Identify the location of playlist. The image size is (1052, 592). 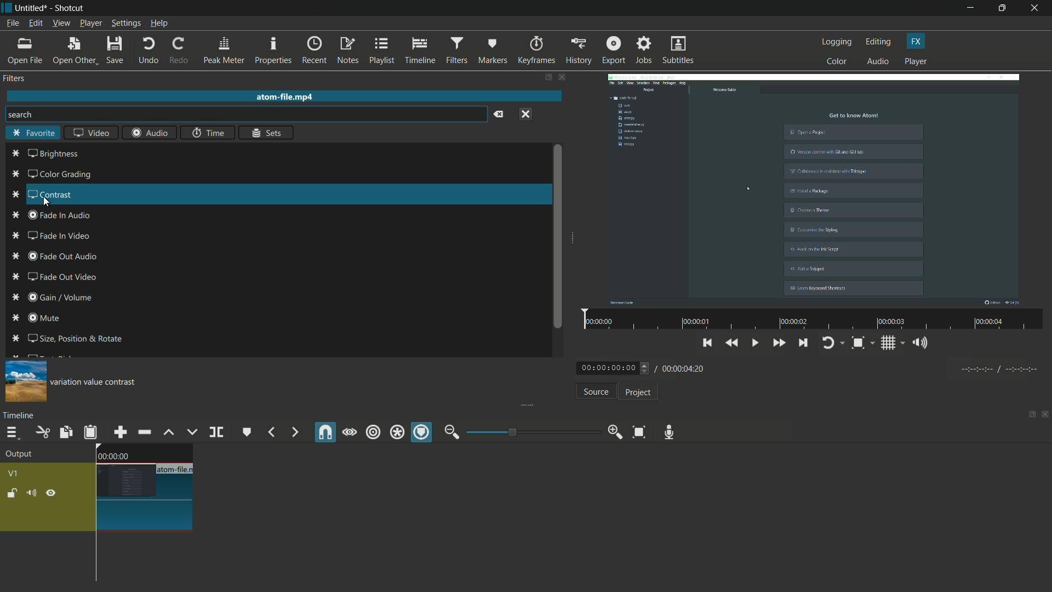
(382, 50).